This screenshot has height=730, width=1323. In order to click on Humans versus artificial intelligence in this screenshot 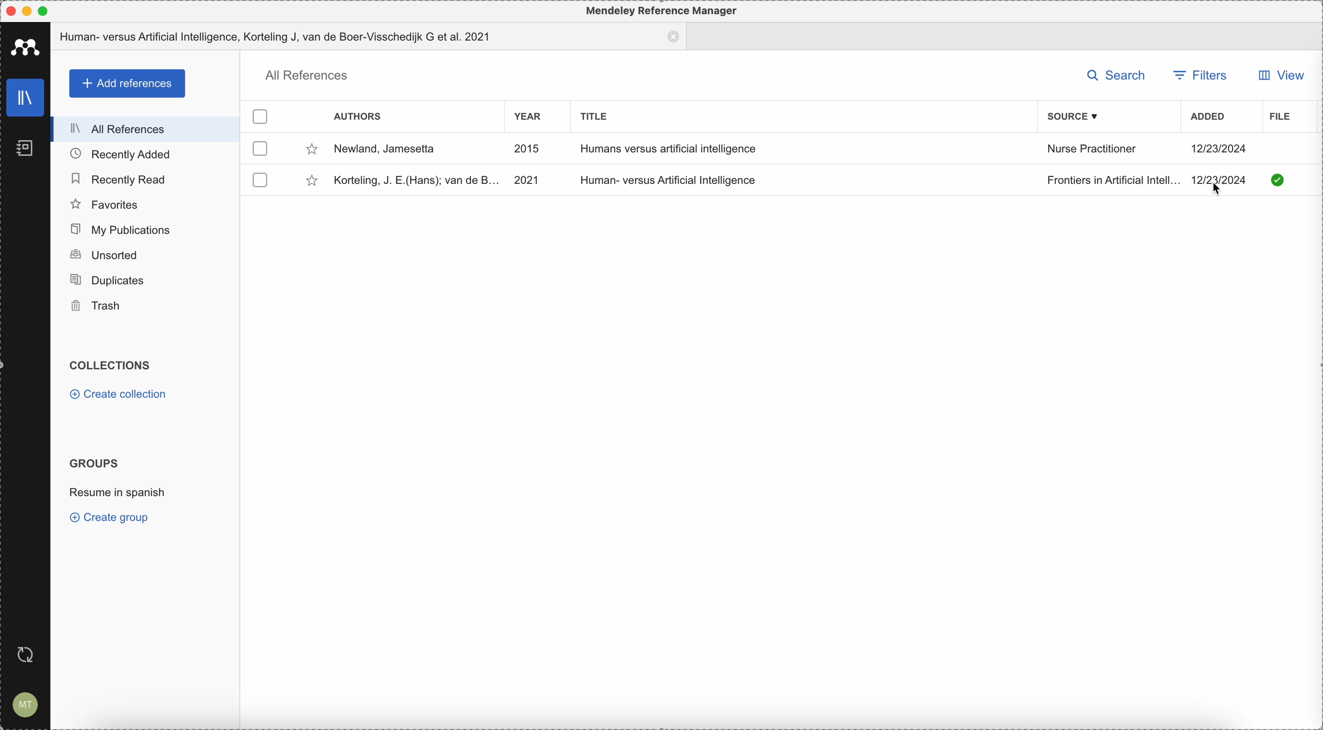, I will do `click(670, 148)`.